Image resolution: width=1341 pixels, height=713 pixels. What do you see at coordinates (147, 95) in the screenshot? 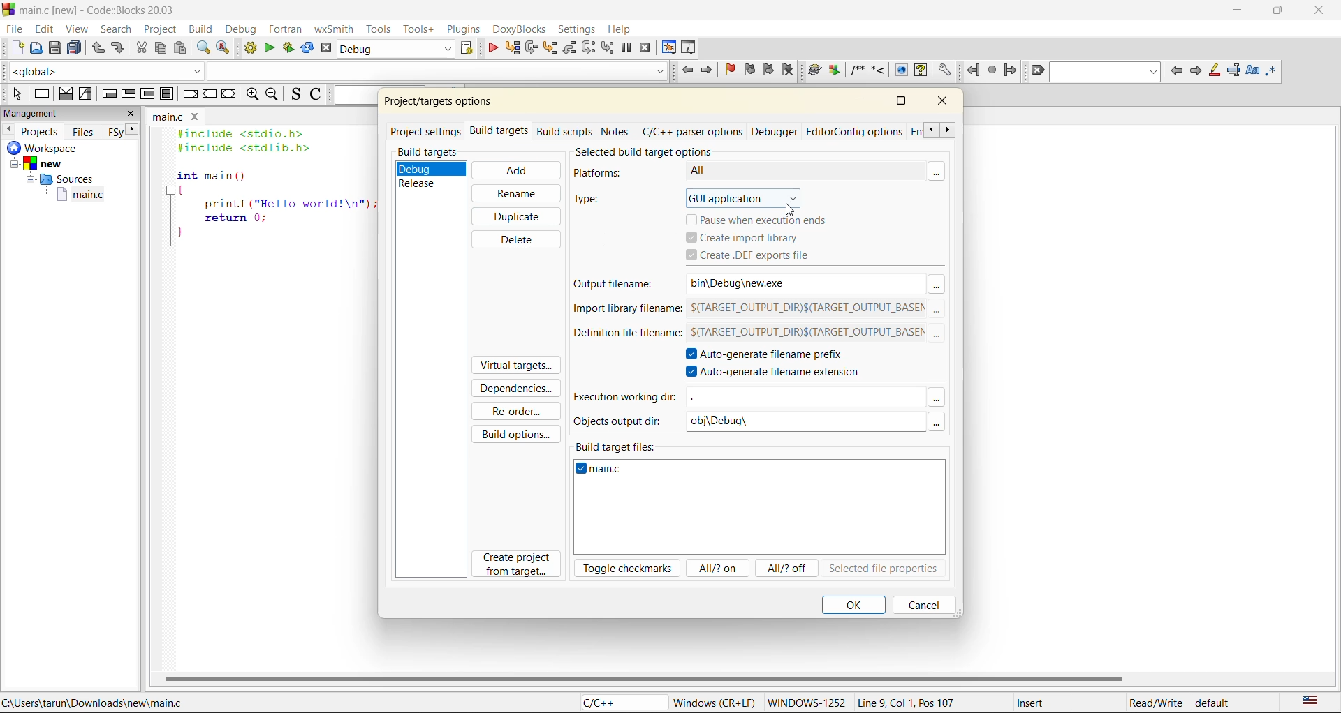
I see `counting loop` at bounding box center [147, 95].